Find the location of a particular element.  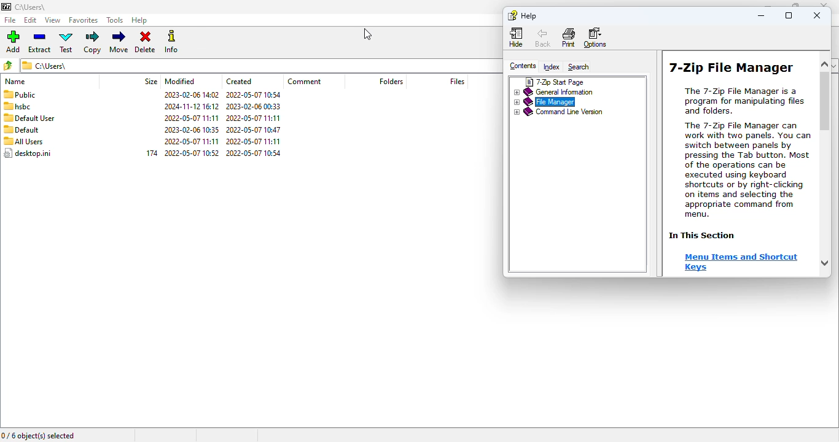

test is located at coordinates (66, 42).